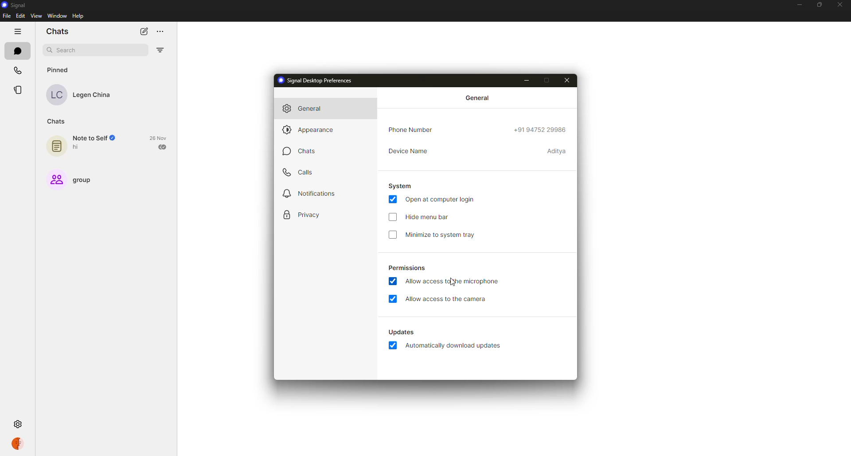 Image resolution: width=851 pixels, height=456 pixels. Describe the element at coordinates (19, 89) in the screenshot. I see `stories` at that location.